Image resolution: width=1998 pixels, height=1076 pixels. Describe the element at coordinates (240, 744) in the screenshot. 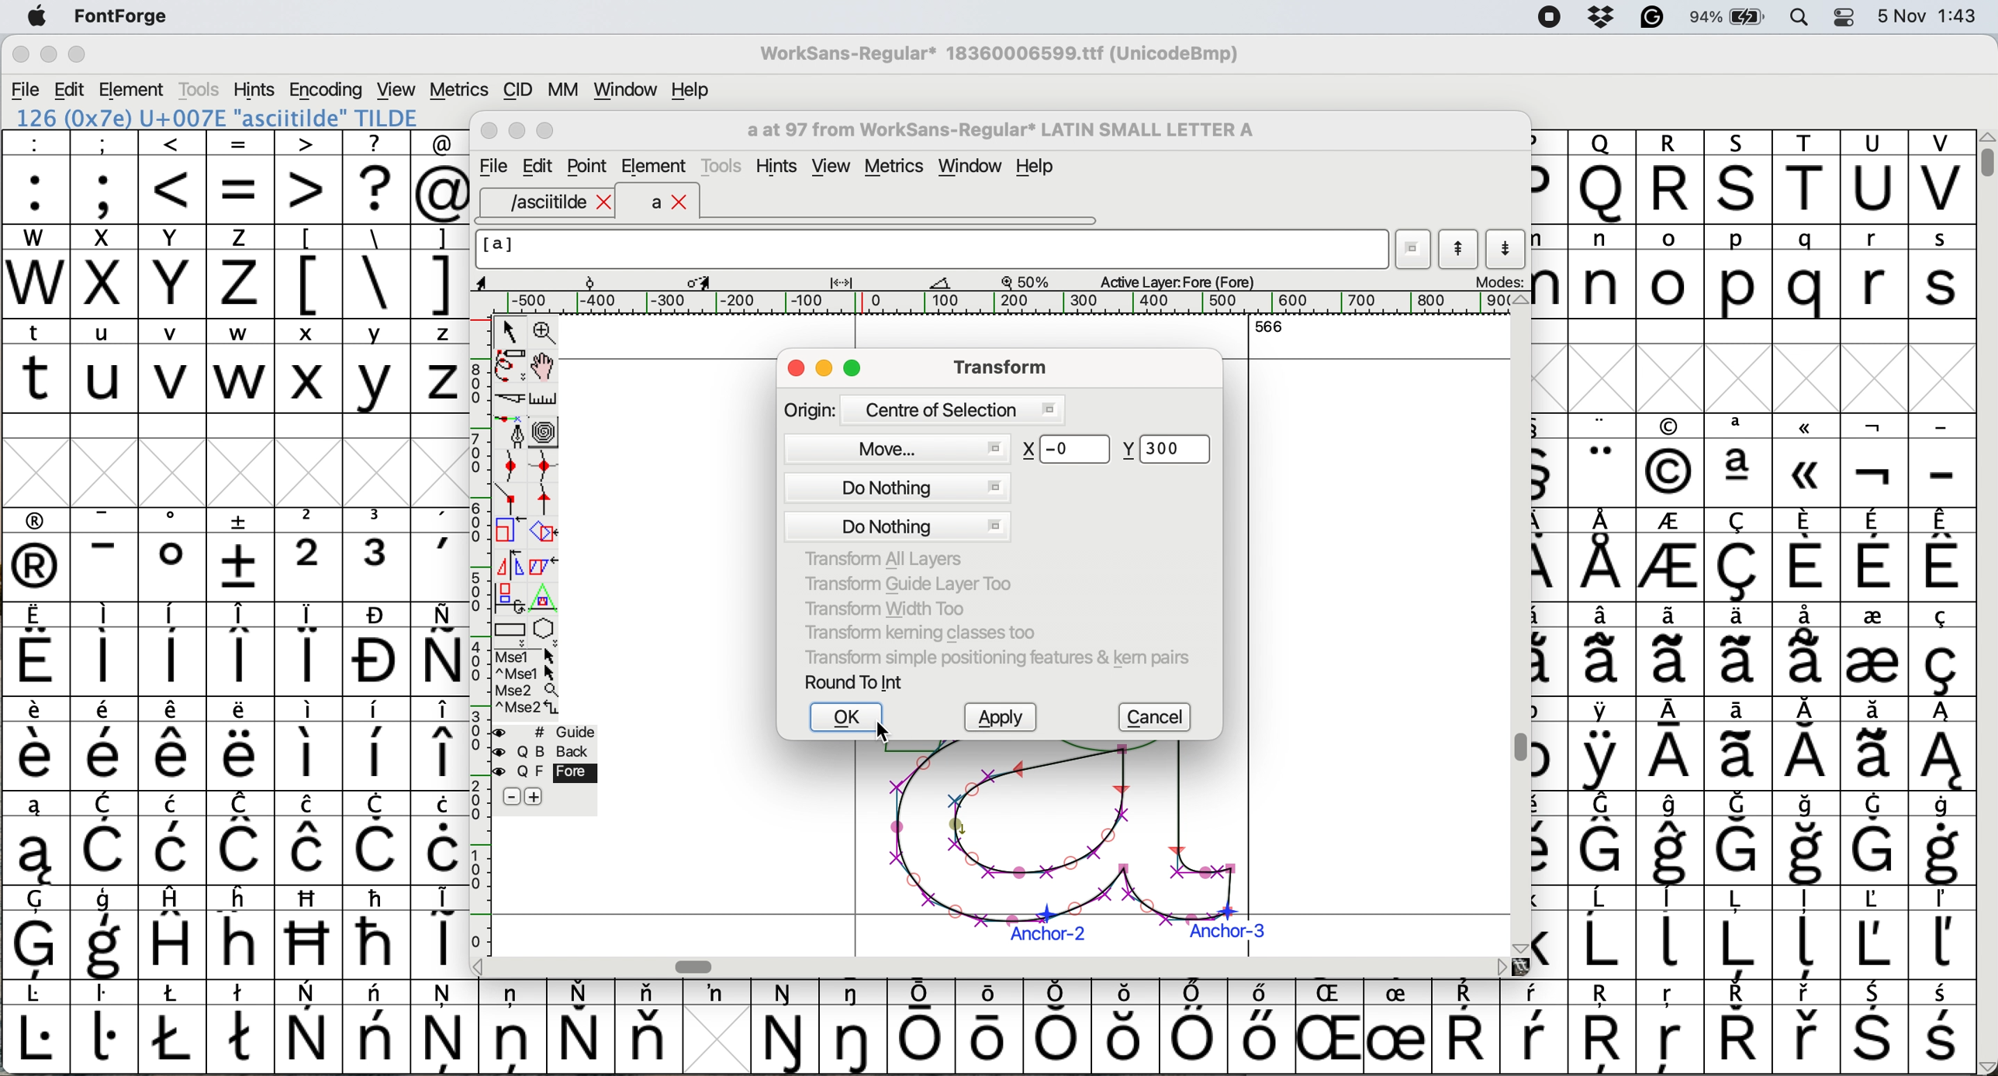

I see `symbol` at that location.